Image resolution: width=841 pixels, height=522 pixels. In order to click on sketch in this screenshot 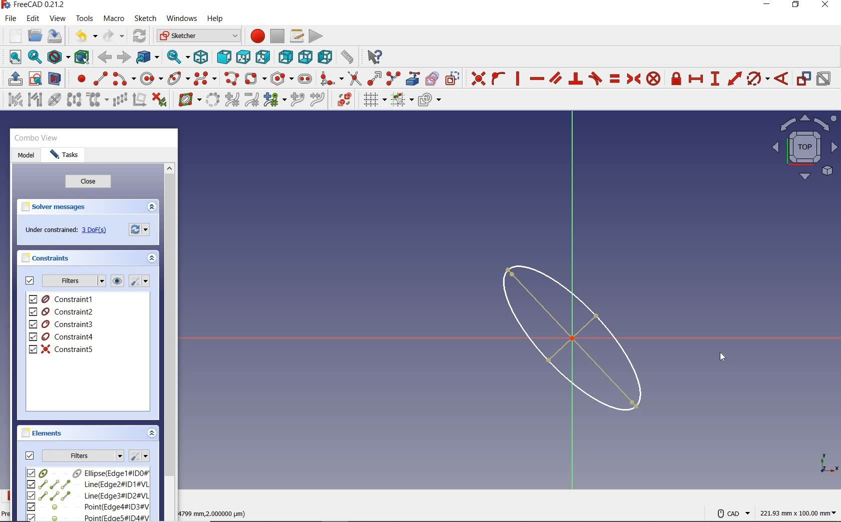, I will do `click(145, 18)`.